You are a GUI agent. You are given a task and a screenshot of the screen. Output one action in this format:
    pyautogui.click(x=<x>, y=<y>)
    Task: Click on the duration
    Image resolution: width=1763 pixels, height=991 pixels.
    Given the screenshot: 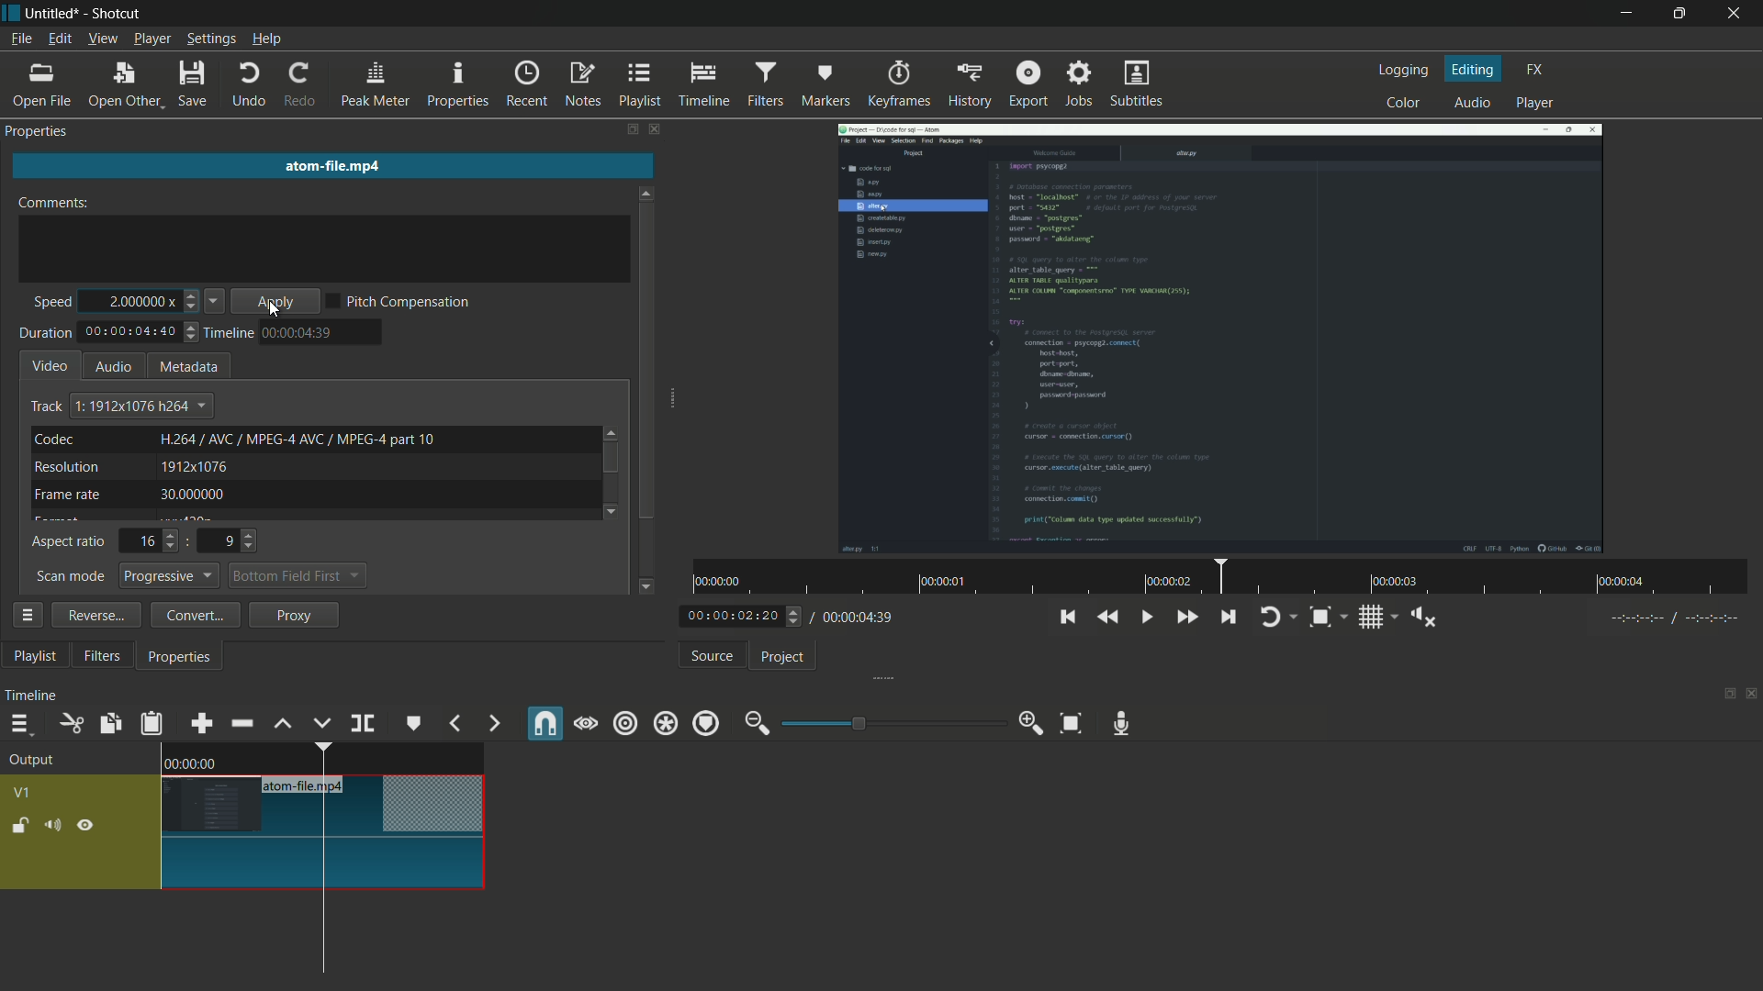 What is the action you would take?
    pyautogui.click(x=45, y=333)
    